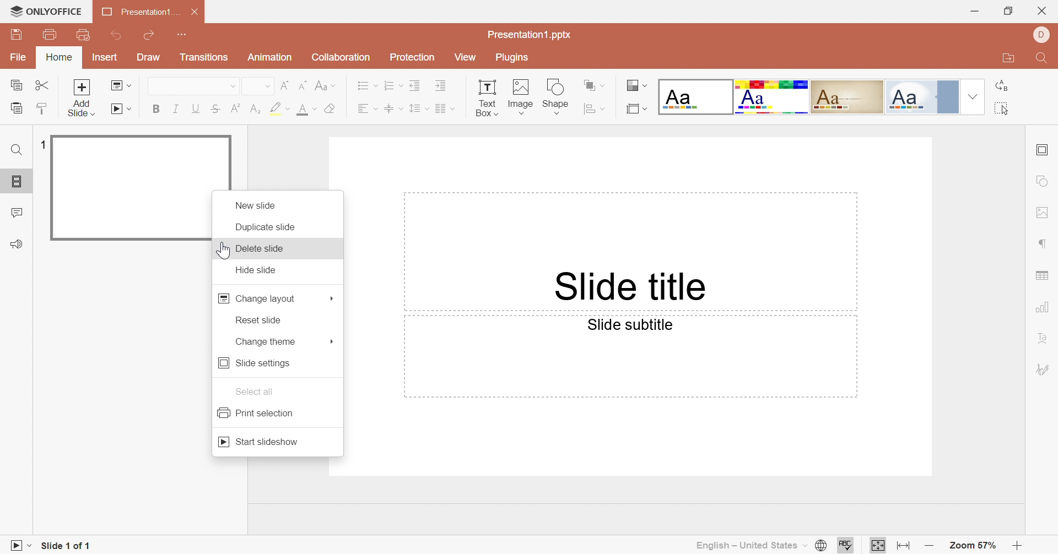 Image resolution: width=1058 pixels, height=554 pixels. Describe the element at coordinates (390, 84) in the screenshot. I see `Numbering` at that location.